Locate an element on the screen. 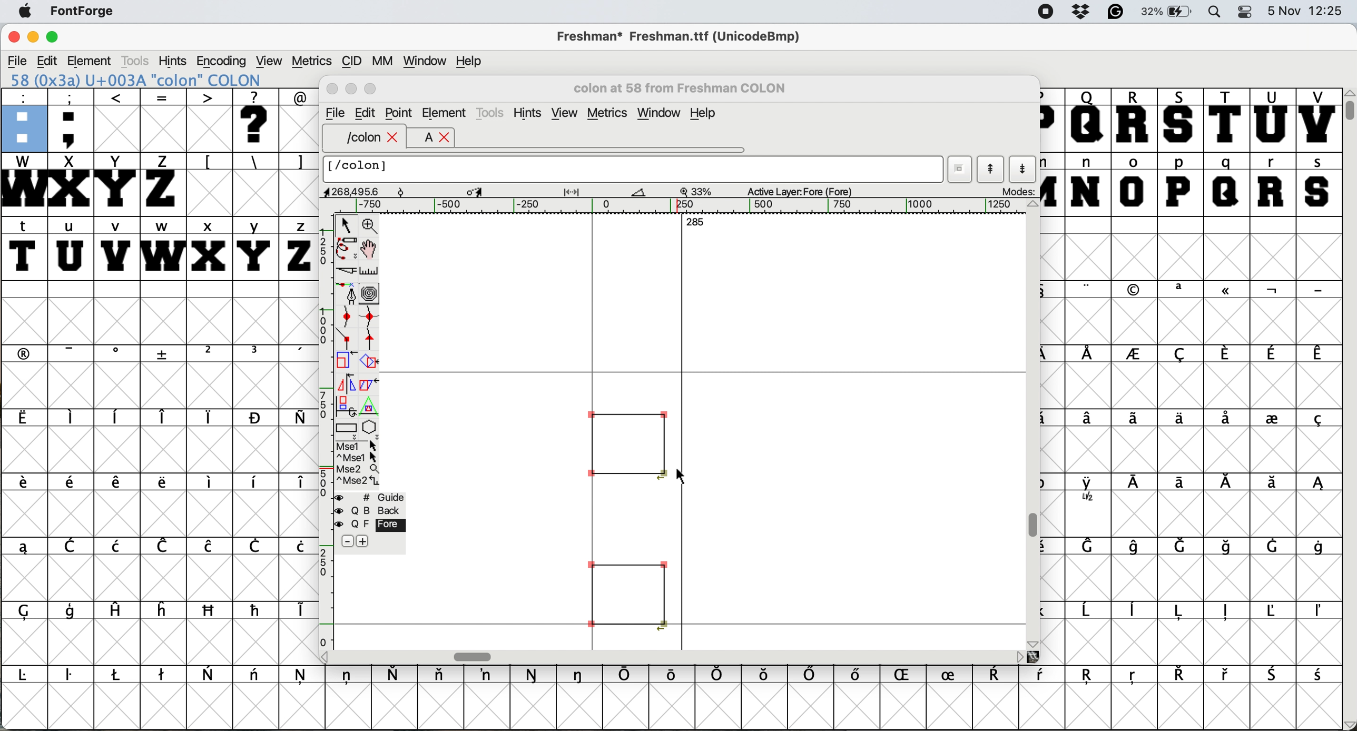 The height and width of the screenshot is (731, 1357). view is located at coordinates (564, 113).